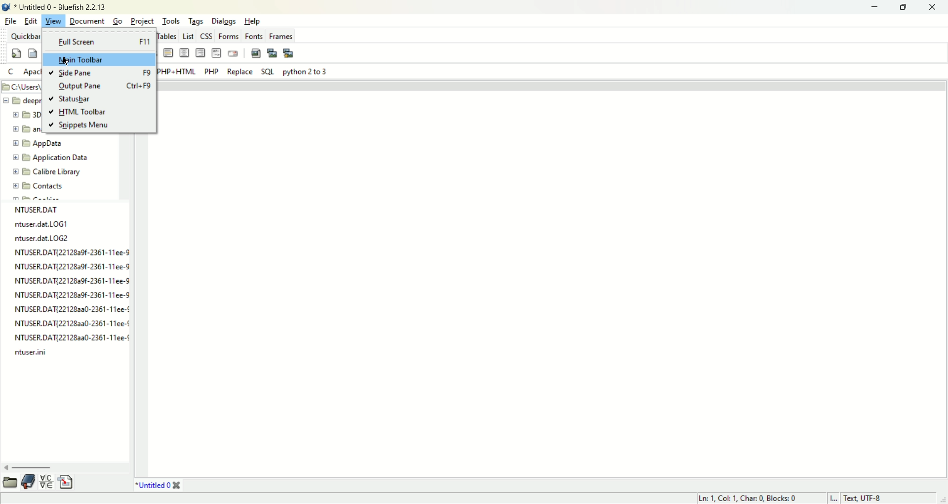  Describe the element at coordinates (186, 35) in the screenshot. I see `list` at that location.